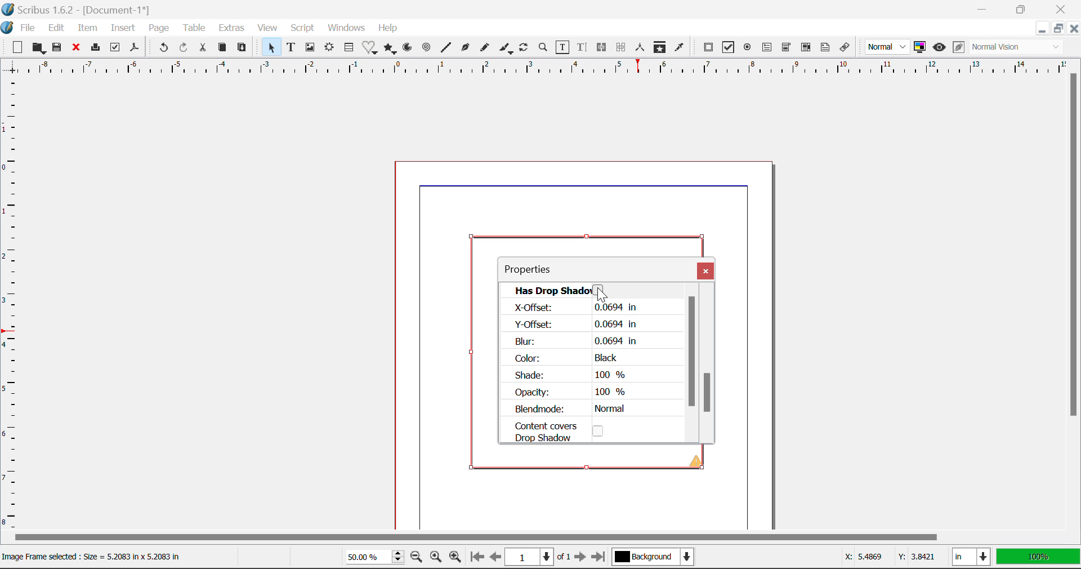  I want to click on Discard, so click(78, 49).